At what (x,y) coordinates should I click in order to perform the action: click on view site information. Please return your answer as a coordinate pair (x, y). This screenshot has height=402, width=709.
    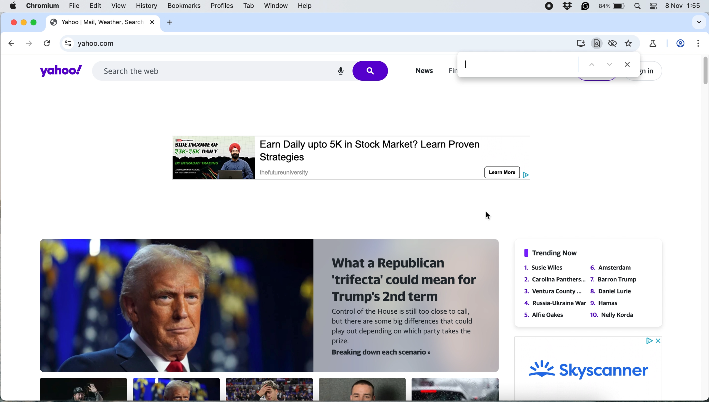
    Looking at the image, I should click on (66, 43).